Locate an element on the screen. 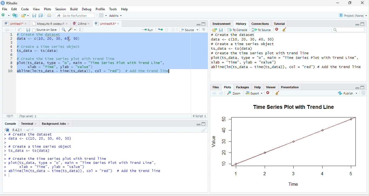 The image size is (369, 196). R 4.2.1 . ~/ is located at coordinates (21, 129).